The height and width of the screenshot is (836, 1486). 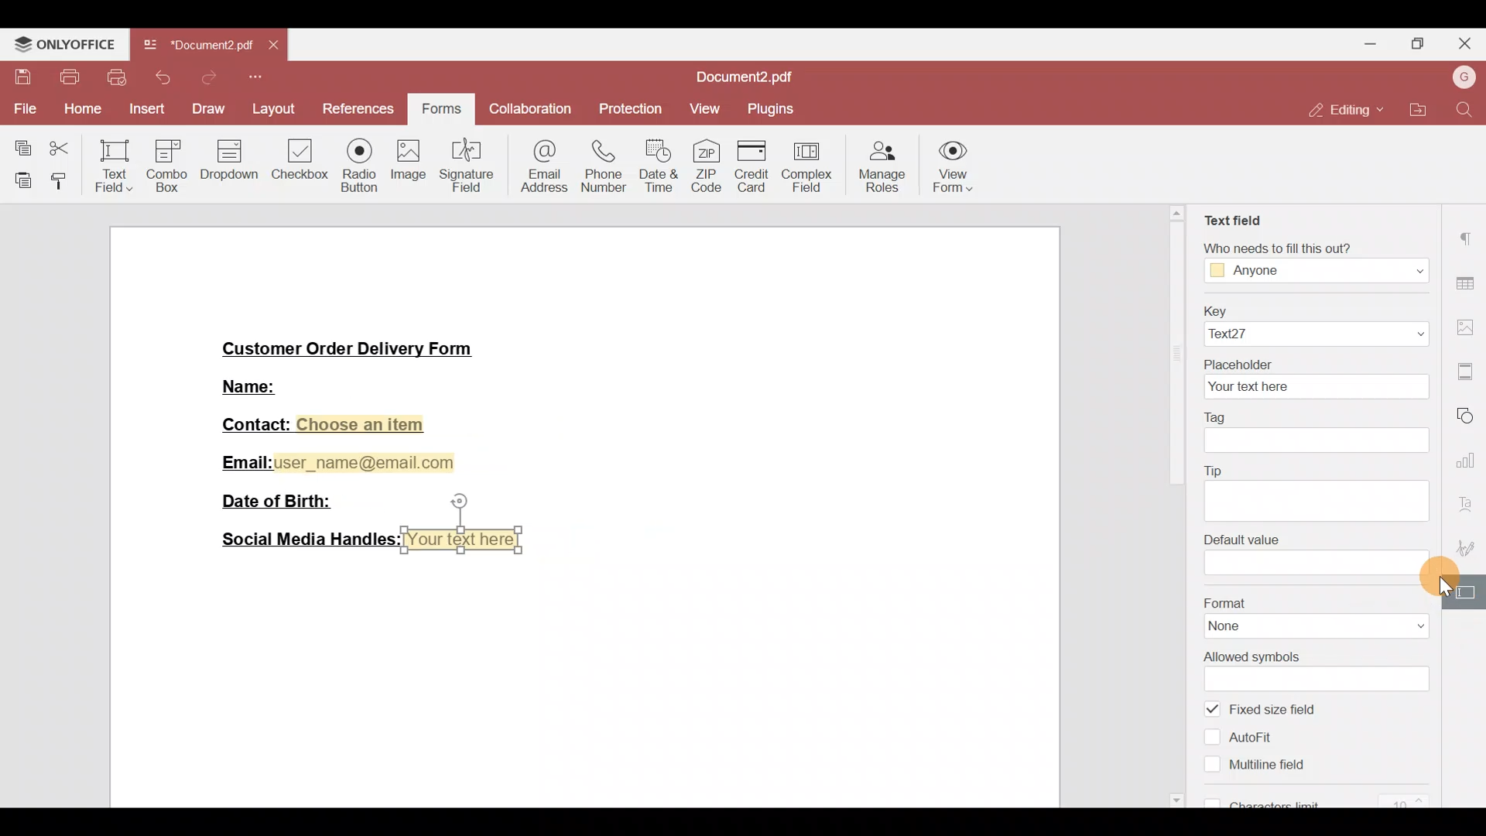 What do you see at coordinates (749, 166) in the screenshot?
I see `Credit card` at bounding box center [749, 166].